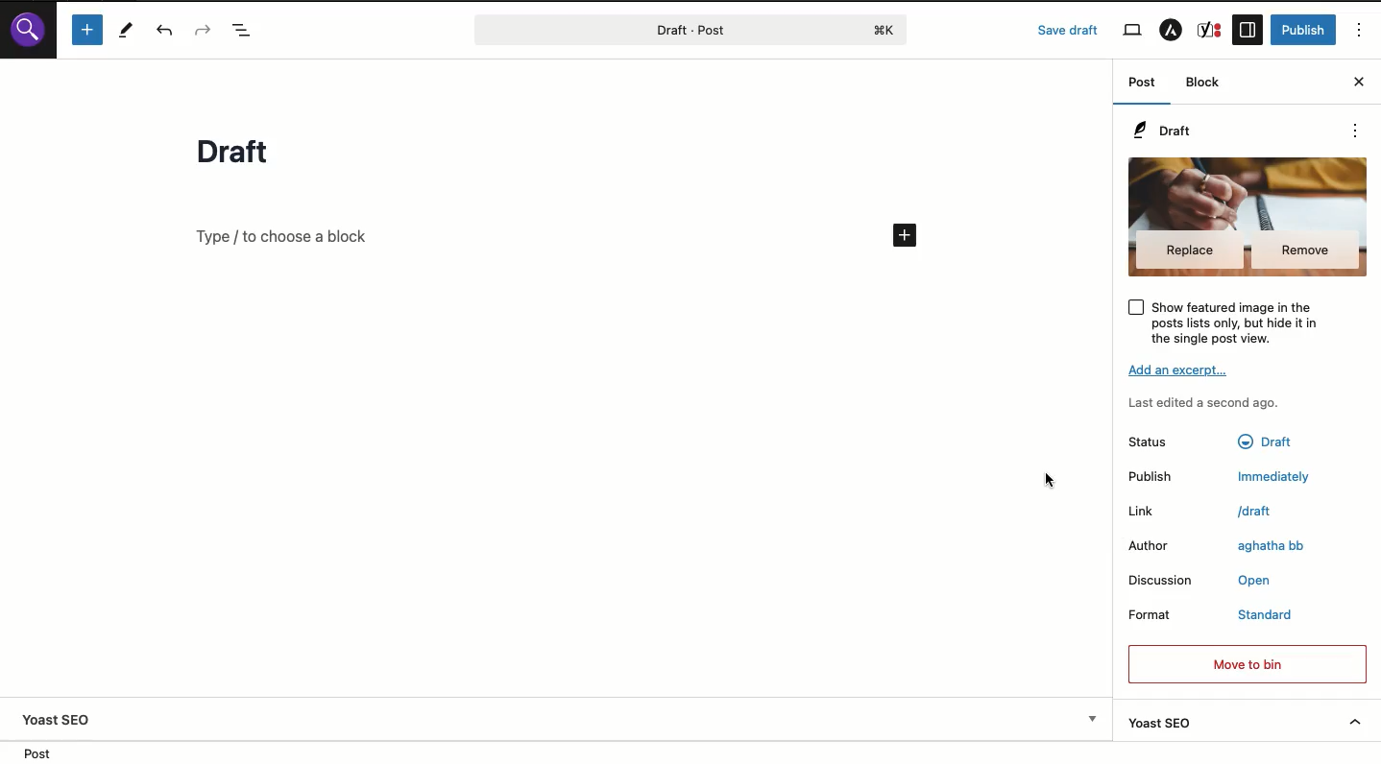 The image size is (1381, 764). What do you see at coordinates (1141, 85) in the screenshot?
I see `Post` at bounding box center [1141, 85].